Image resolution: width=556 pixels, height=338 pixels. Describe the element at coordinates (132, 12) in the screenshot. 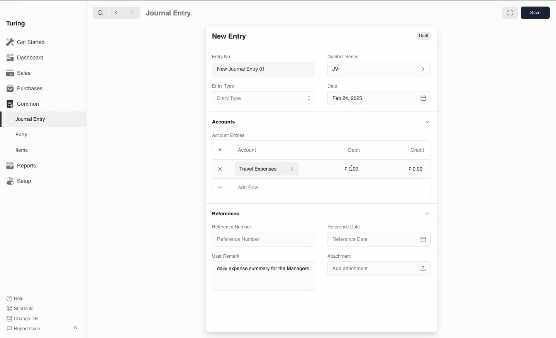

I see `Forward` at that location.